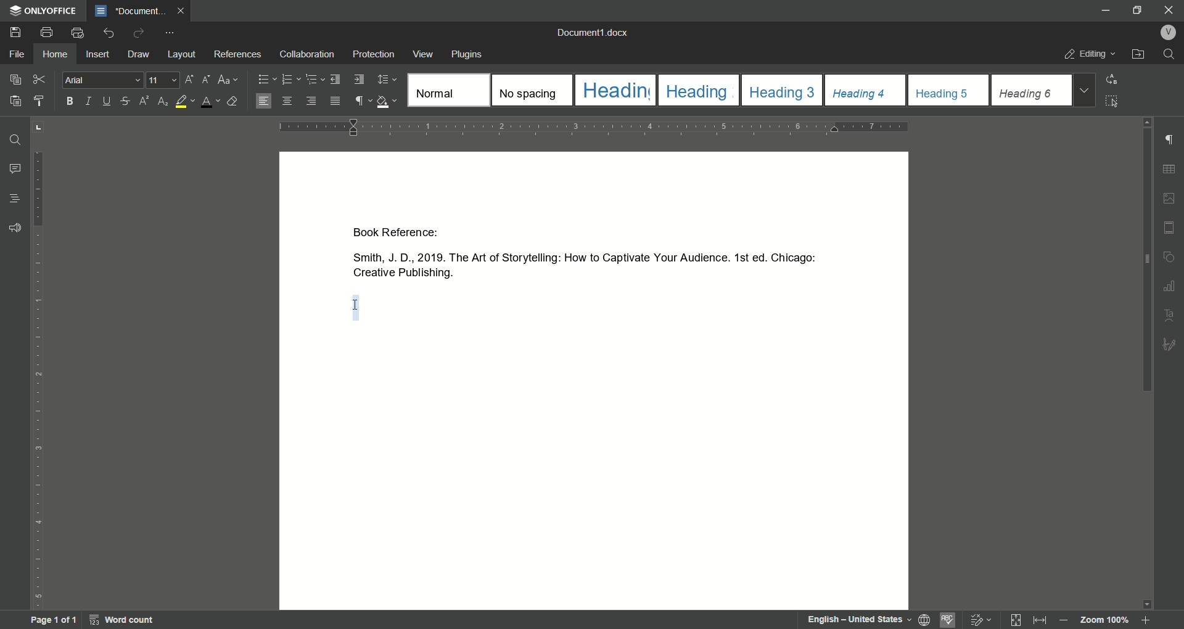 This screenshot has width=1184, height=629. I want to click on paragraph, so click(290, 79).